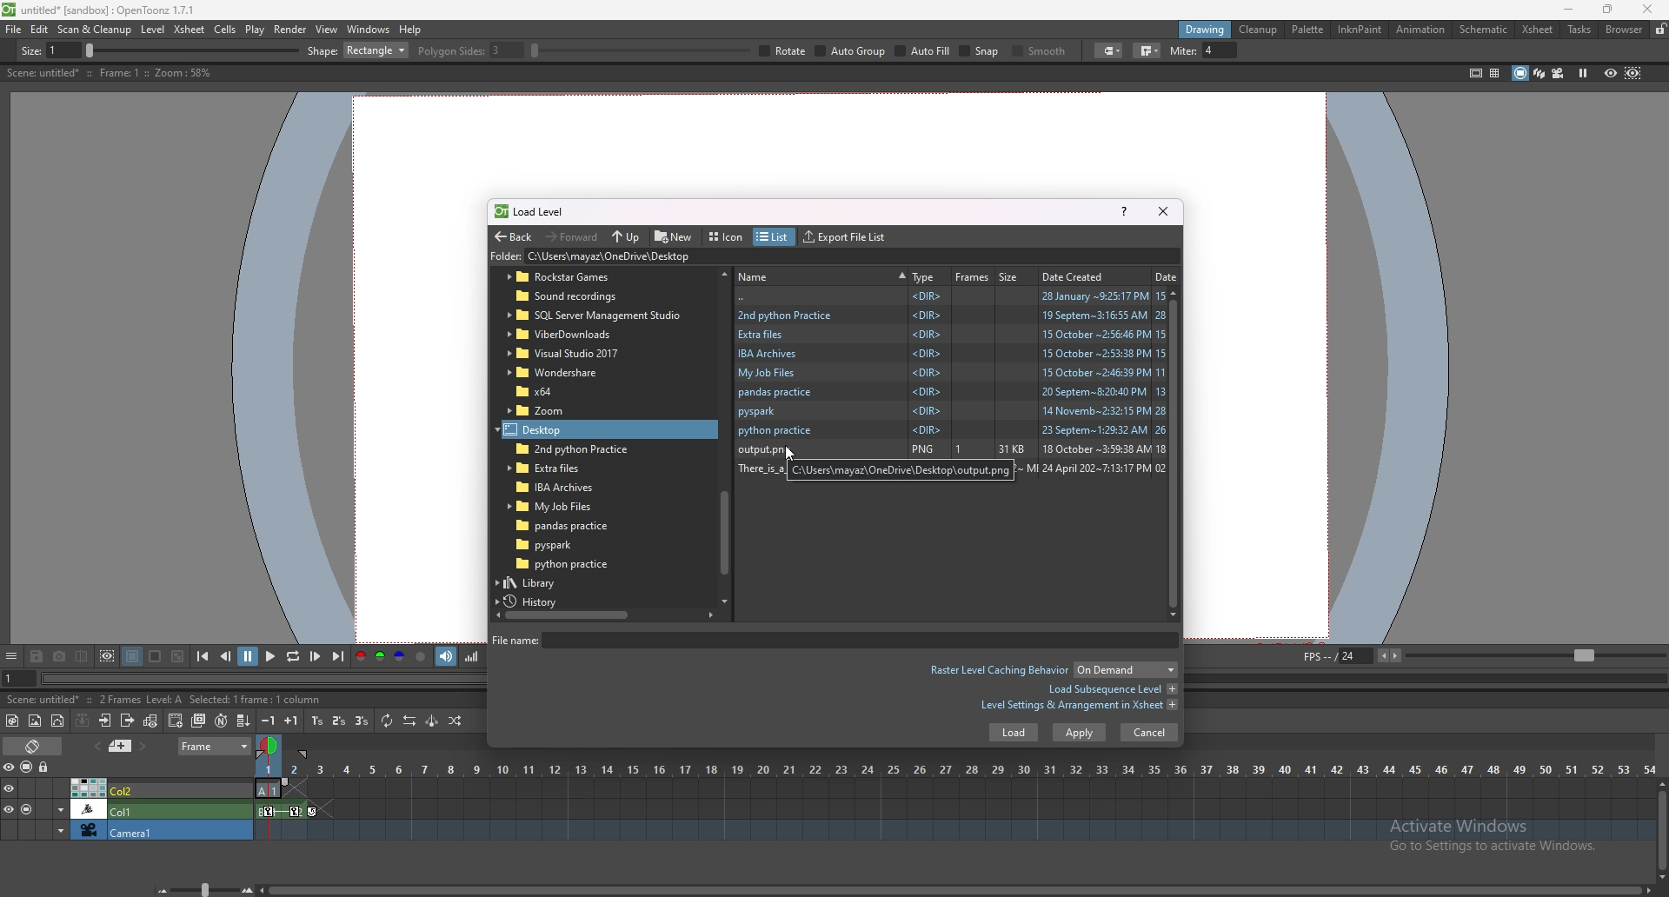 The image size is (1669, 897). Describe the element at coordinates (1079, 276) in the screenshot. I see `date created` at that location.